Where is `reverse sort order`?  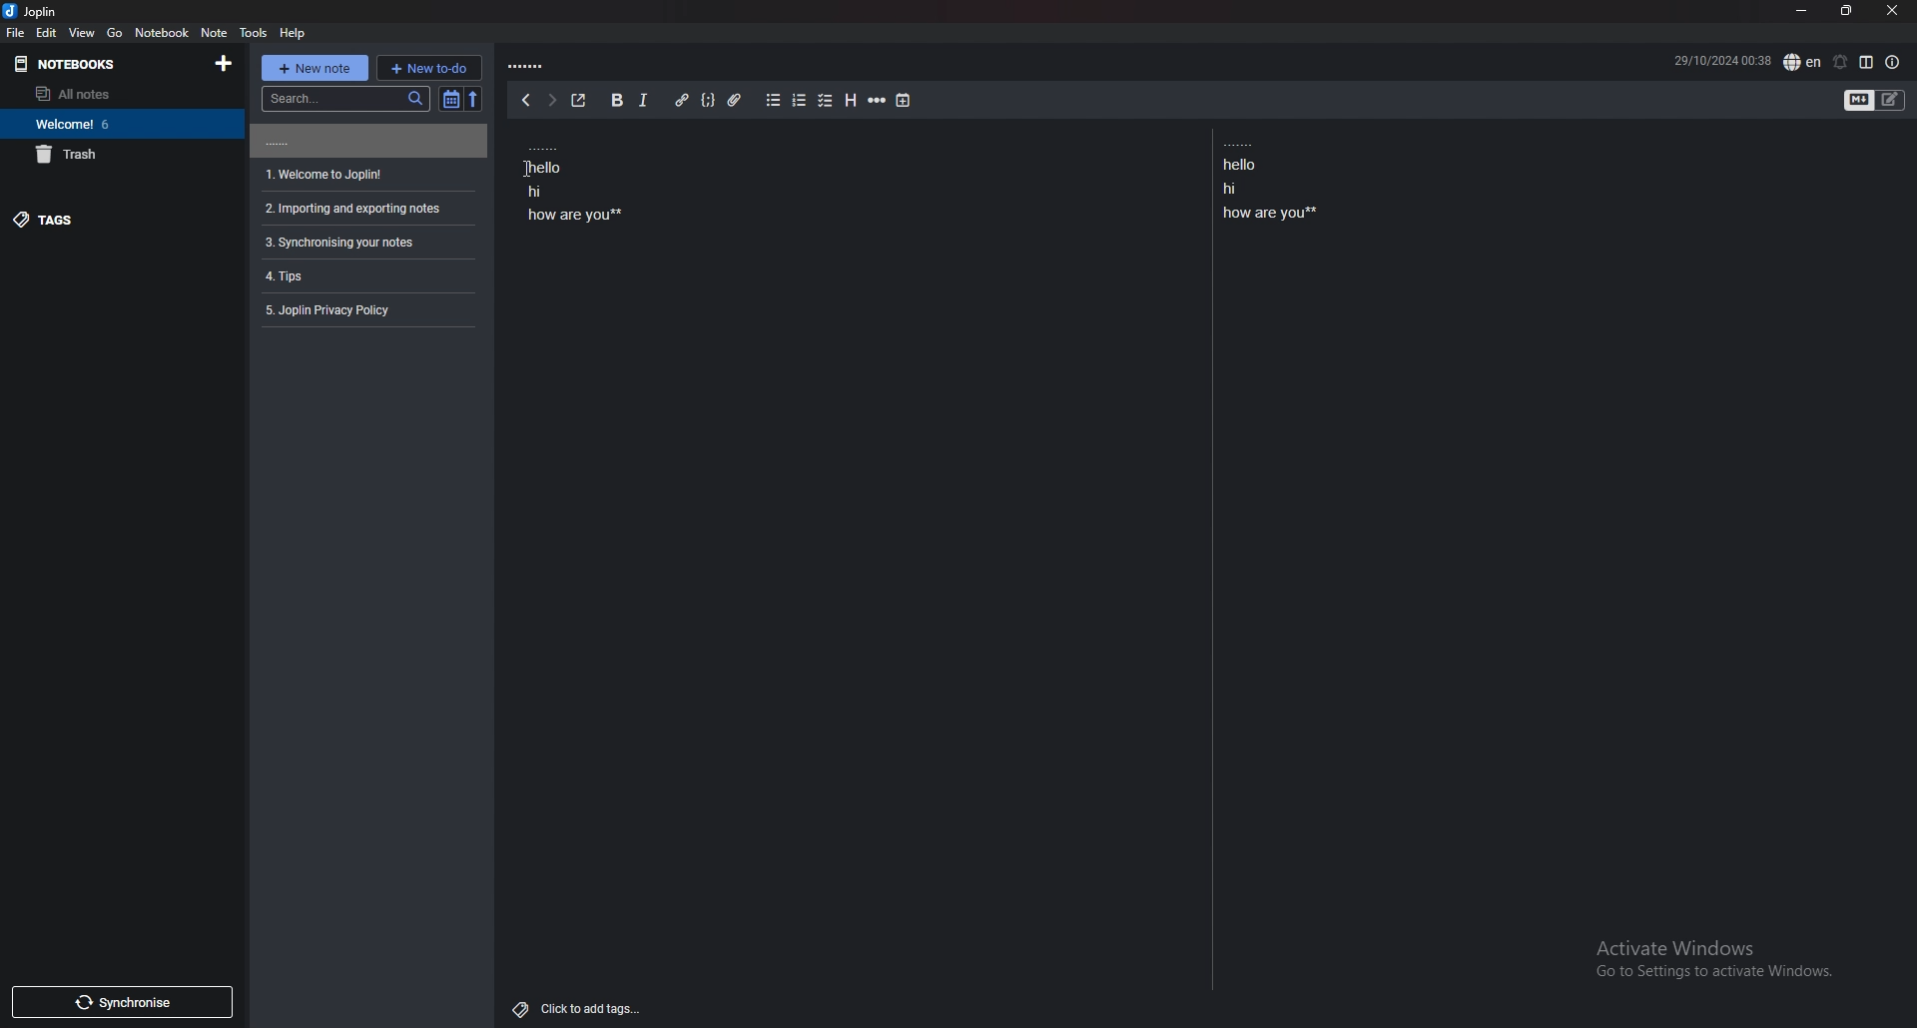 reverse sort order is located at coordinates (475, 99).